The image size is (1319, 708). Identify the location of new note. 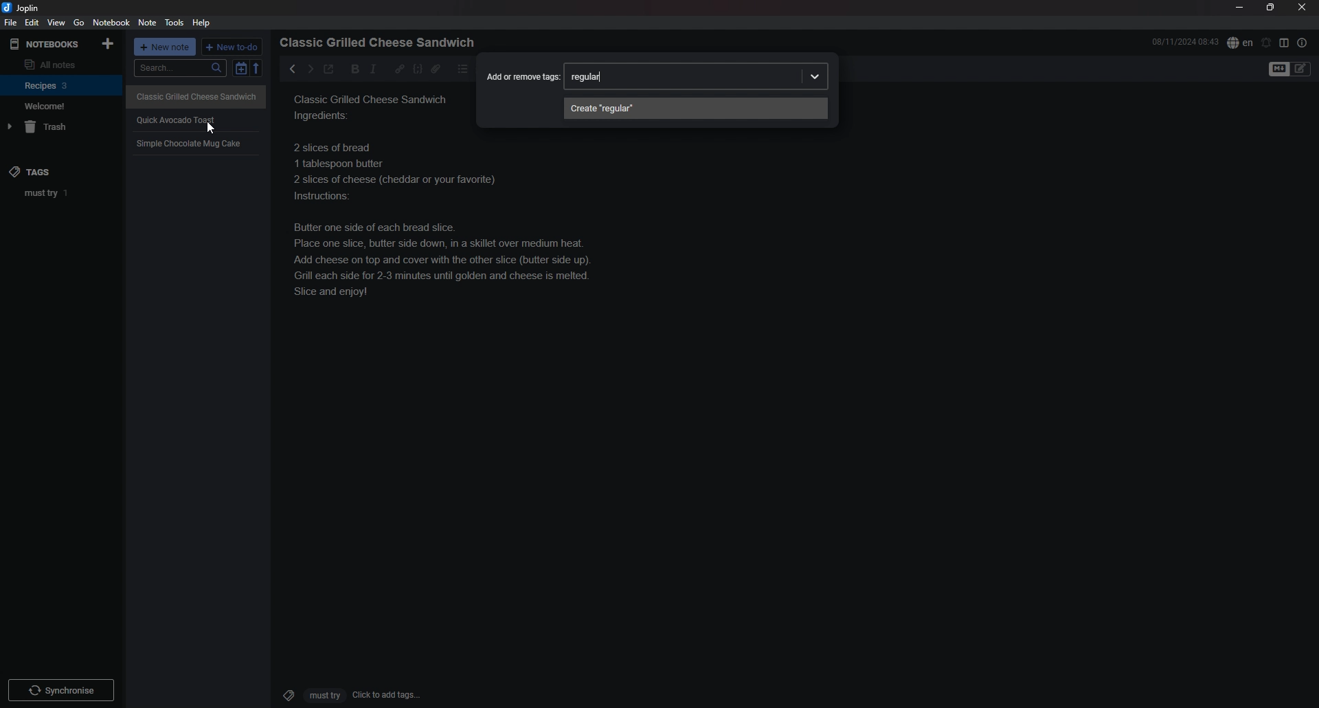
(166, 48).